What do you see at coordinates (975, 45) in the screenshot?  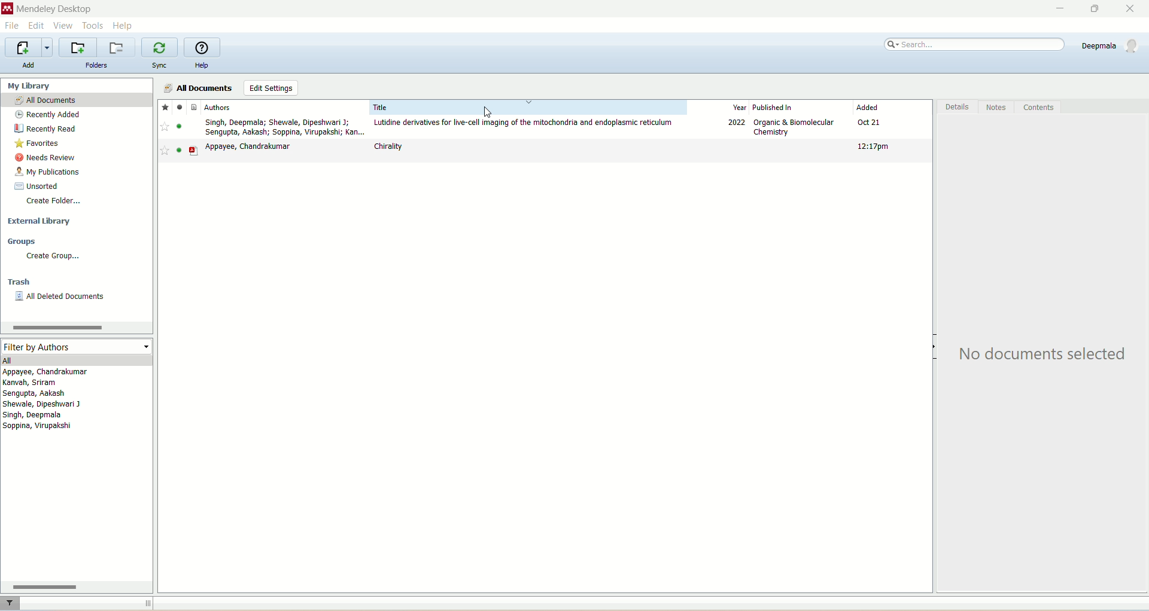 I see `search` at bounding box center [975, 45].